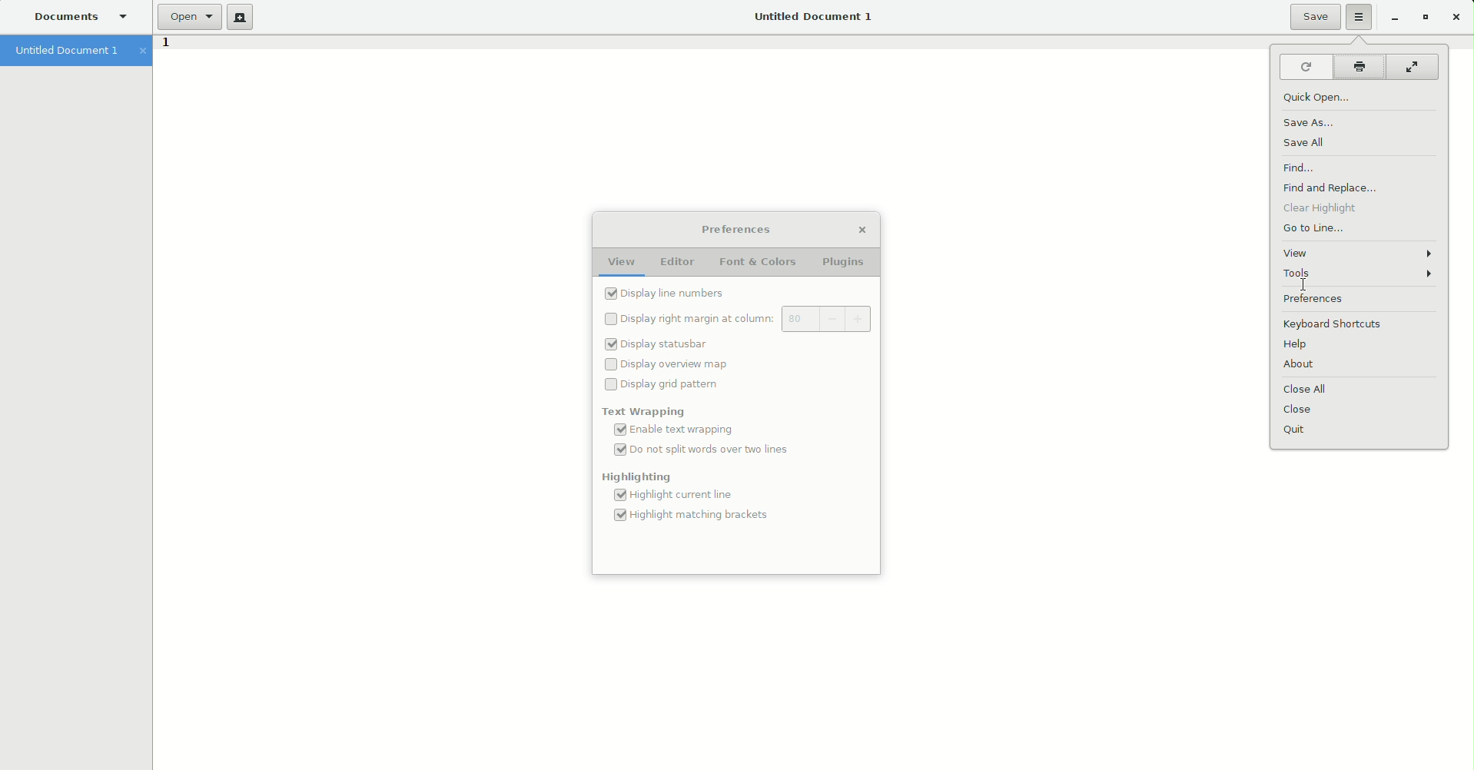  Describe the element at coordinates (708, 453) in the screenshot. I see `Do no split words over two lines` at that location.